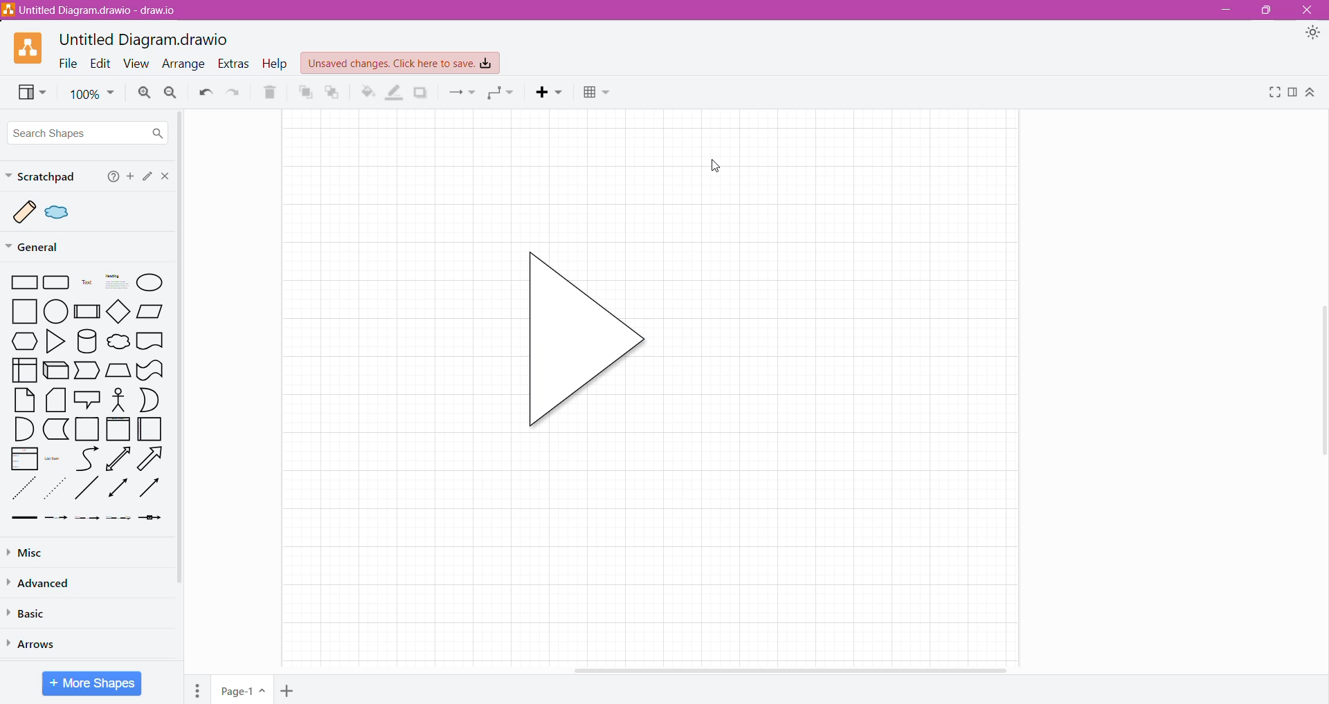  I want to click on Page Name, so click(241, 689).